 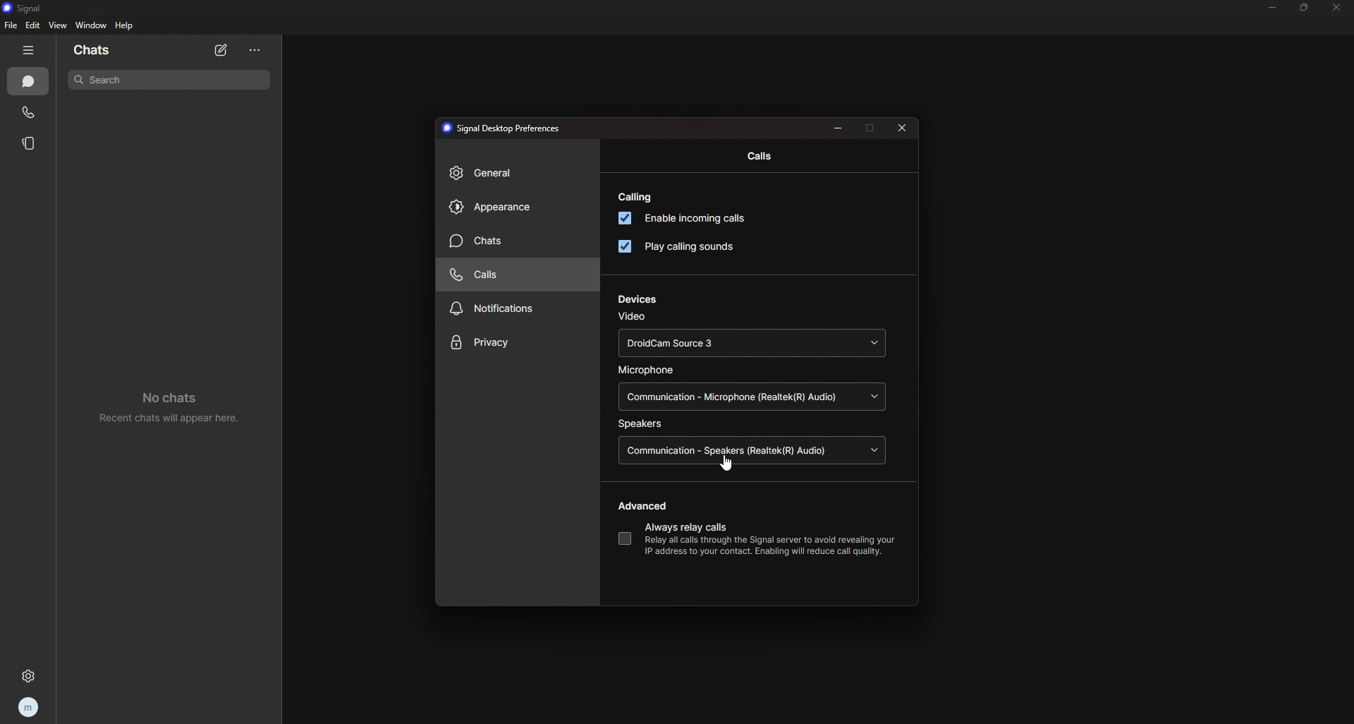 I want to click on appearance, so click(x=516, y=208).